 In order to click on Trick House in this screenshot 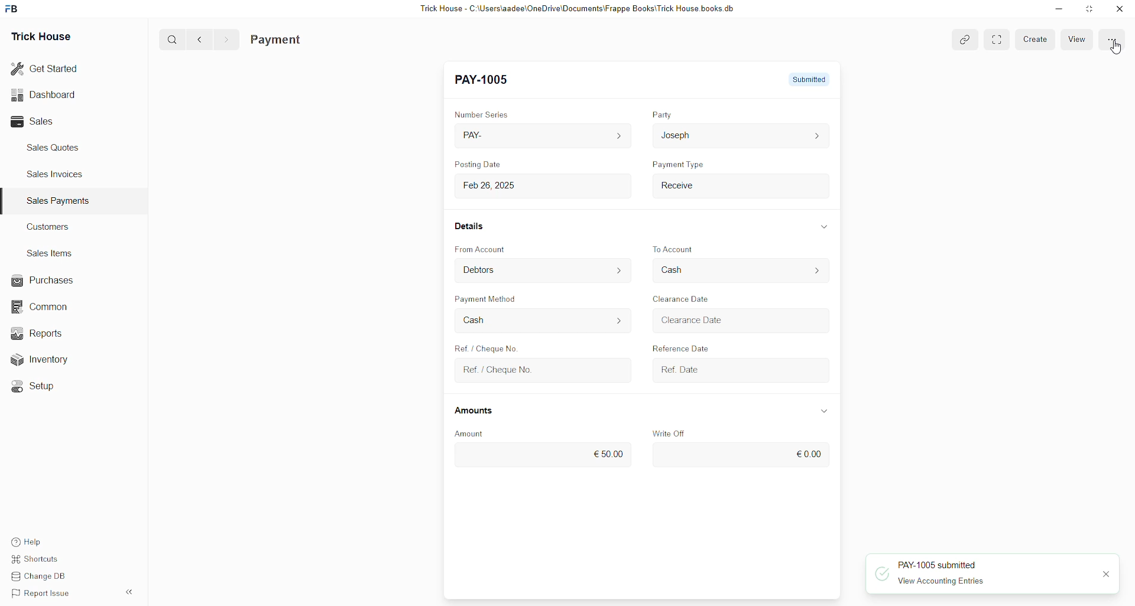, I will do `click(41, 37)`.